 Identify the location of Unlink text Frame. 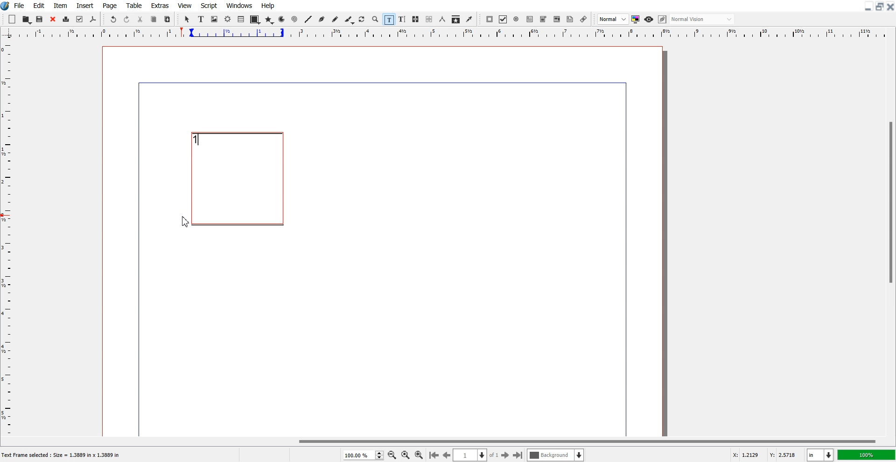
(429, 20).